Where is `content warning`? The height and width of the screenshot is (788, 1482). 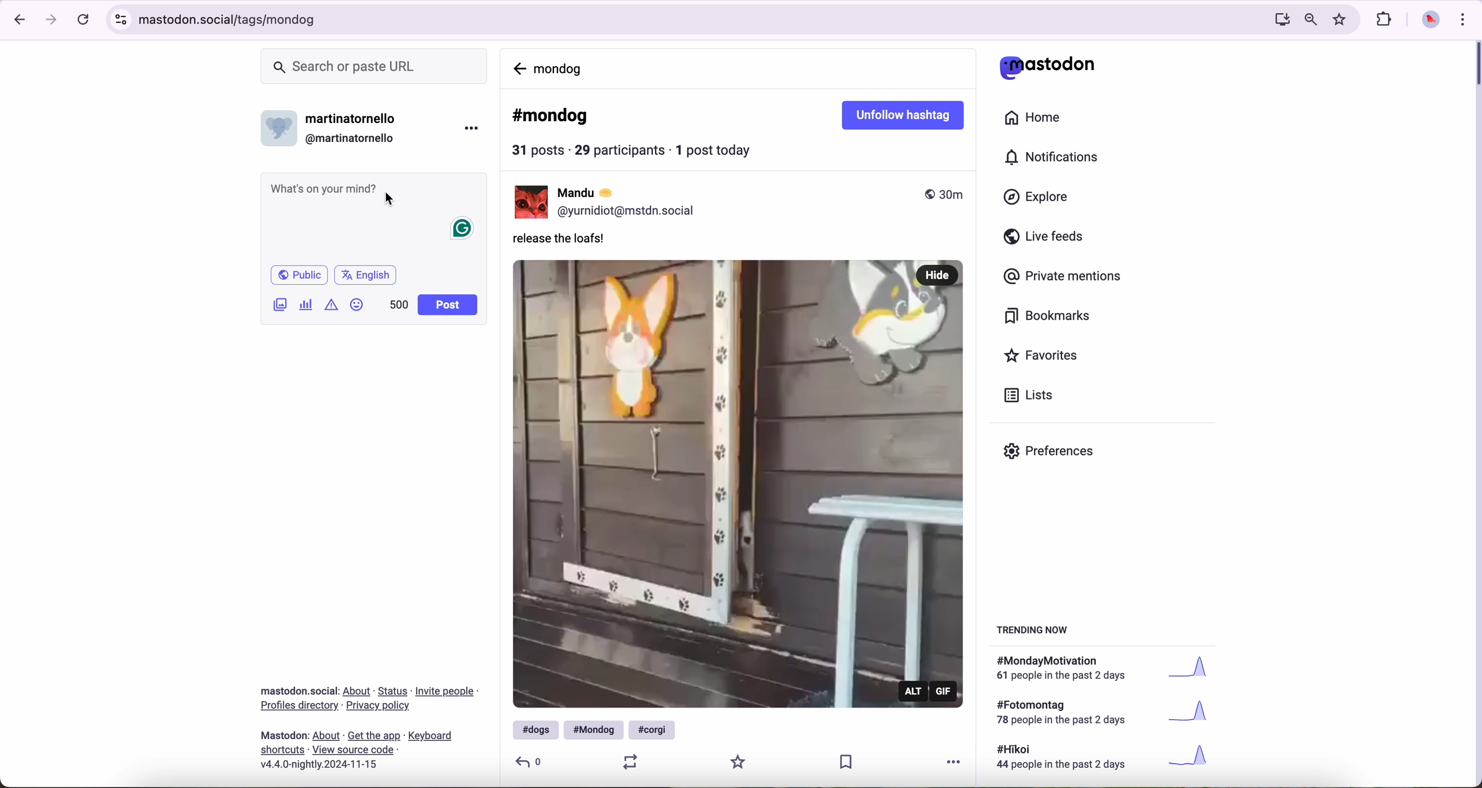
content warning is located at coordinates (330, 307).